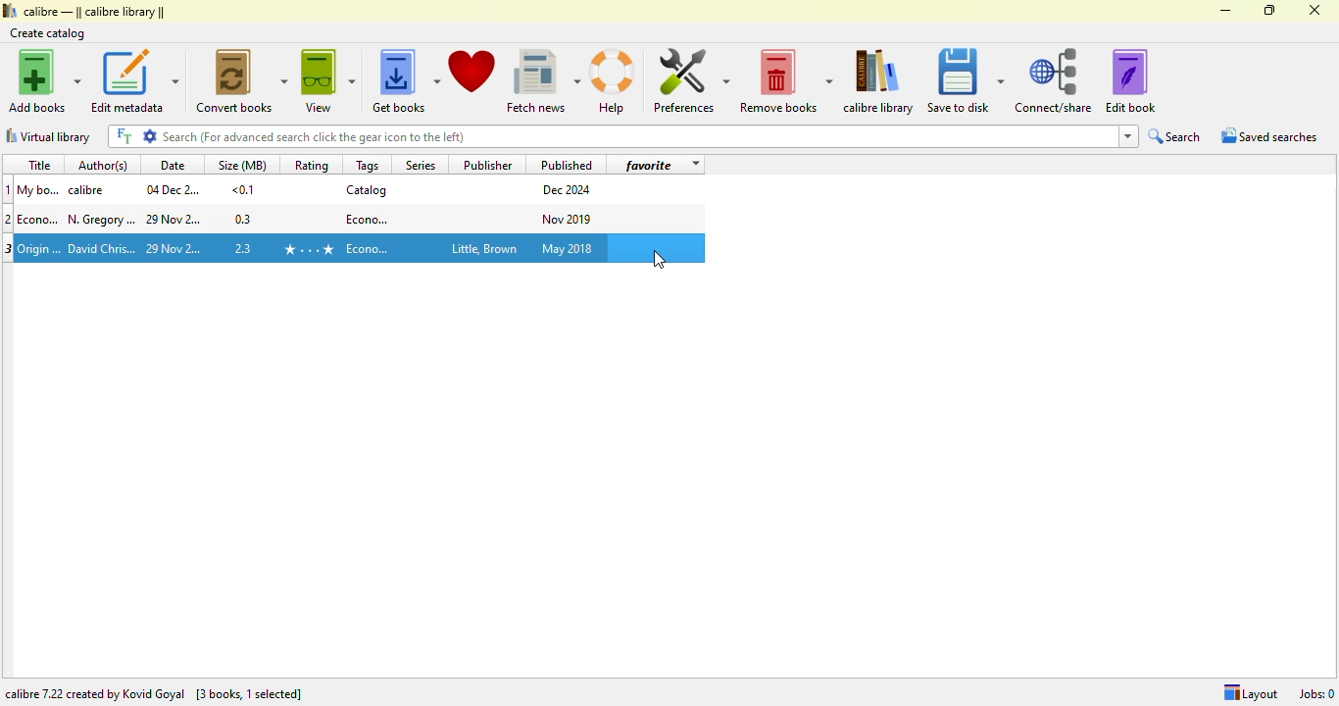 This screenshot has height=706, width=1339. What do you see at coordinates (1316, 693) in the screenshot?
I see `jobs: 0` at bounding box center [1316, 693].